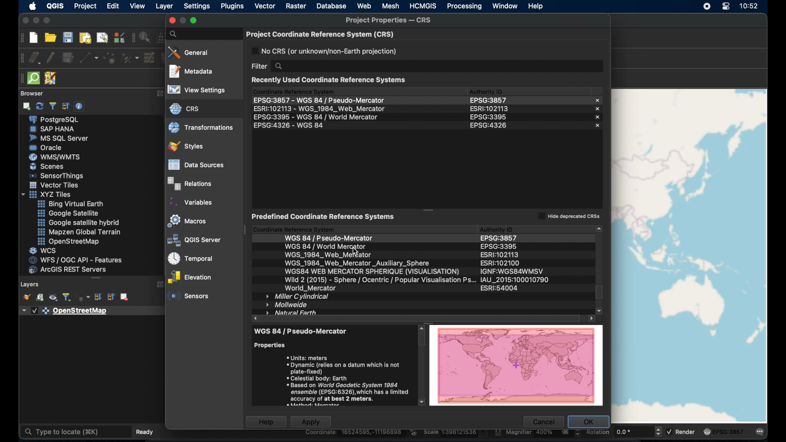 The image size is (786, 442). What do you see at coordinates (171, 20) in the screenshot?
I see `close` at bounding box center [171, 20].